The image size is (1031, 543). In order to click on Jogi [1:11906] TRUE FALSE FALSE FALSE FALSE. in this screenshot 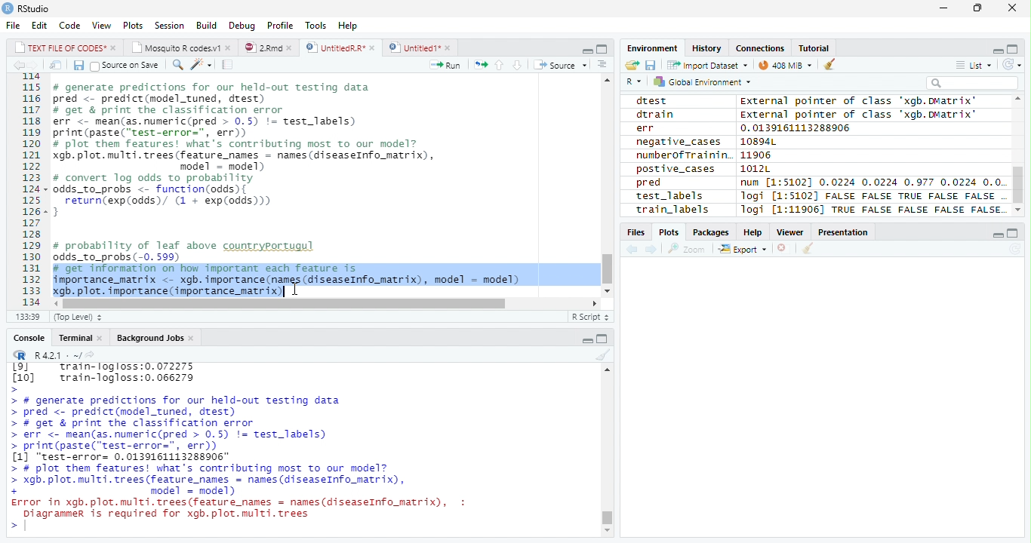, I will do `click(872, 210)`.